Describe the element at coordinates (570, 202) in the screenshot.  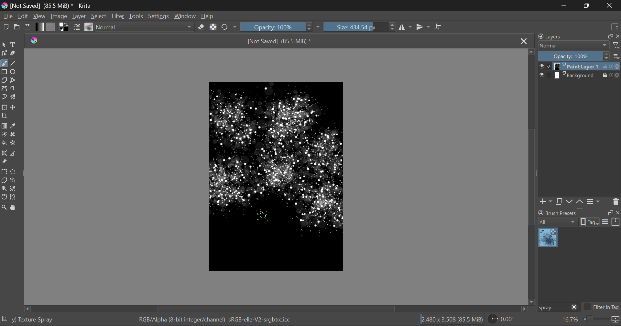
I see `Layer Movement down` at that location.